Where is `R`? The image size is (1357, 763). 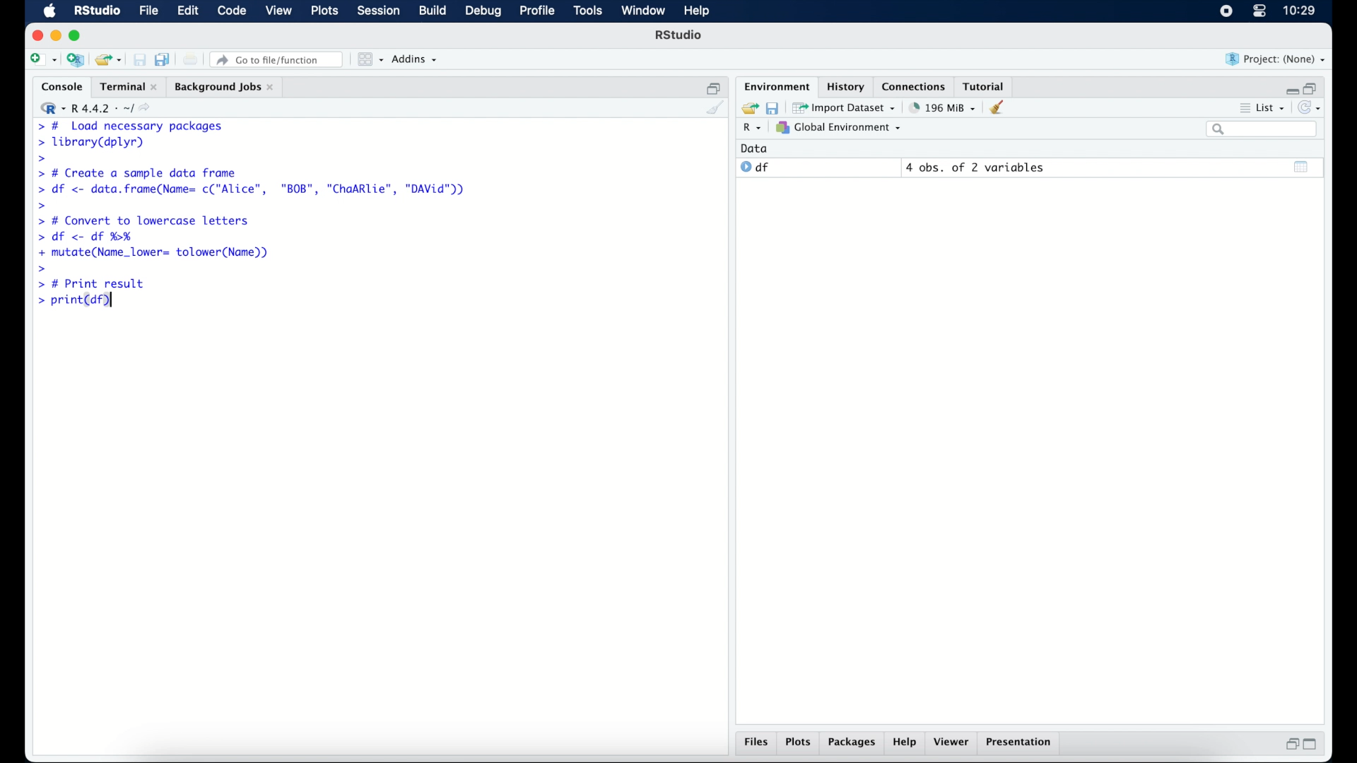
R is located at coordinates (750, 129).